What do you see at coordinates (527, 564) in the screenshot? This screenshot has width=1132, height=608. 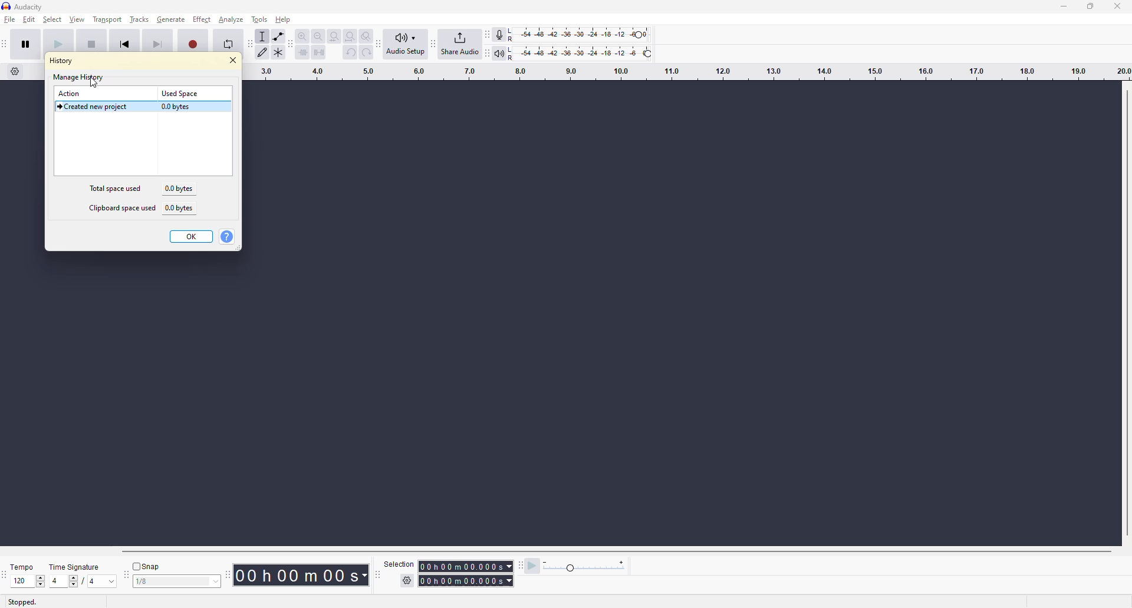 I see `play at speed` at bounding box center [527, 564].